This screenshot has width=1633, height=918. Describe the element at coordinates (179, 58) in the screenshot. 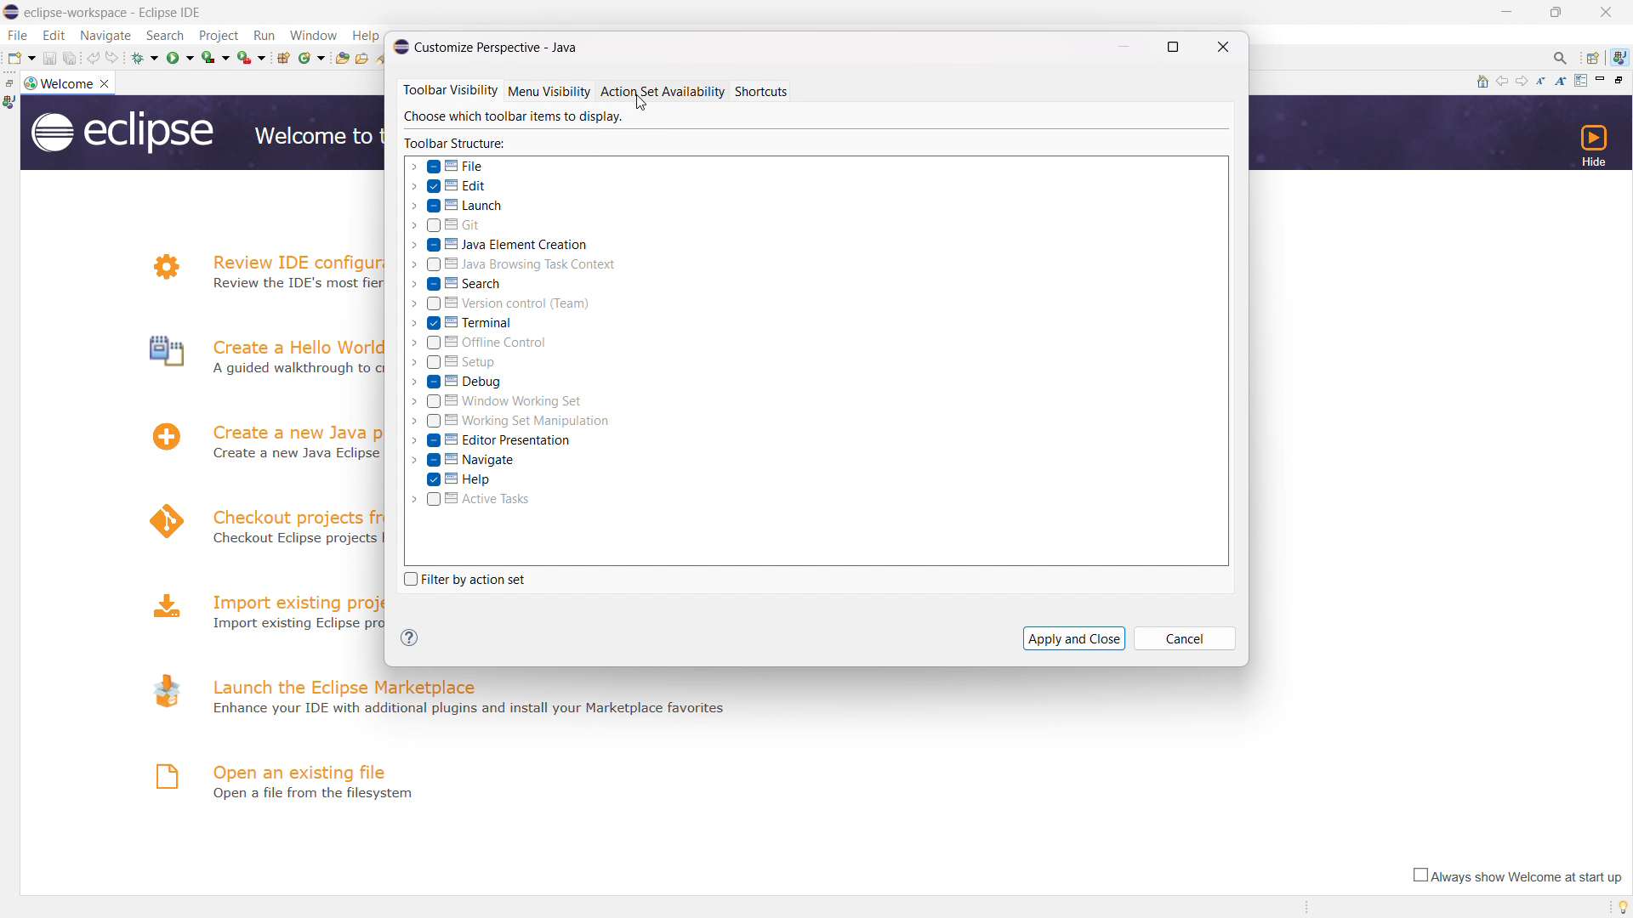

I see `run` at that location.